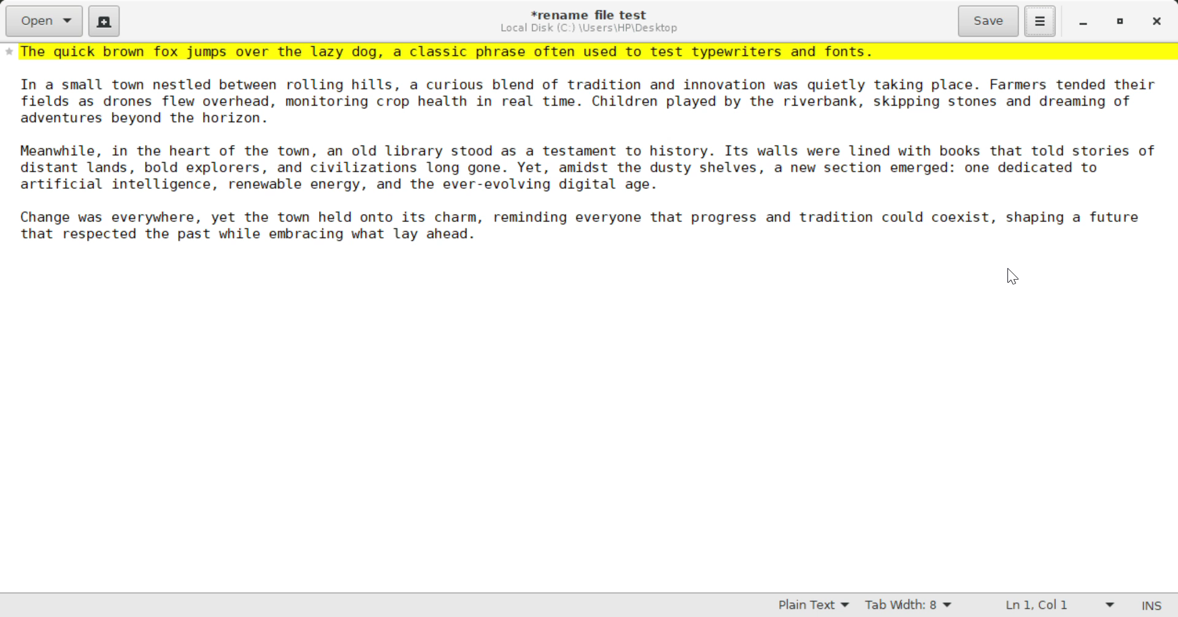 The width and height of the screenshot is (1178, 617). I want to click on File Location, so click(590, 30).